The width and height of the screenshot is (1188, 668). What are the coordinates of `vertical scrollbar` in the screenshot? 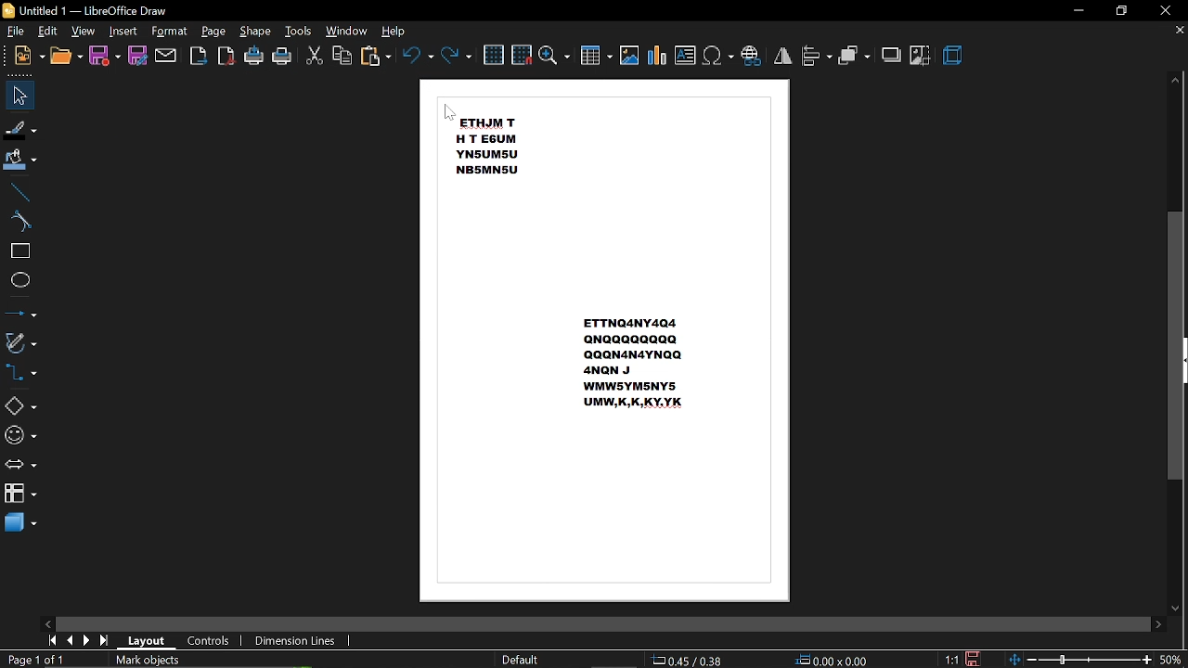 It's located at (1176, 344).